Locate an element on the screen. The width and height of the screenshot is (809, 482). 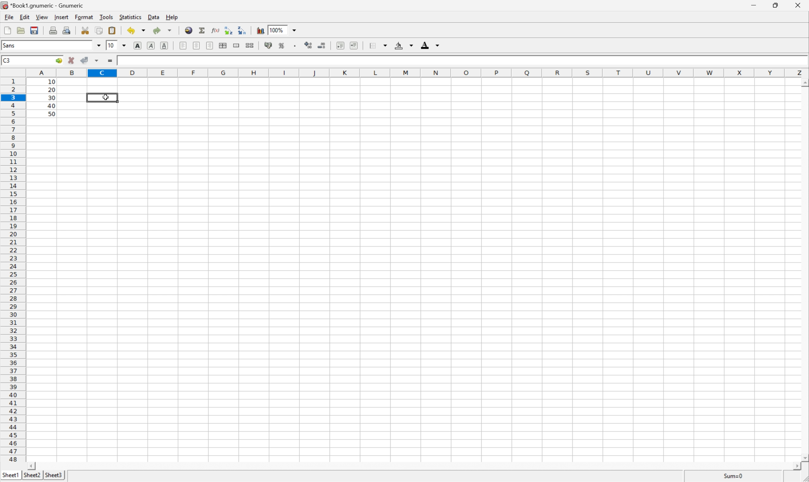
Sort the selected region in descending order based on the first column selected is located at coordinates (243, 31).